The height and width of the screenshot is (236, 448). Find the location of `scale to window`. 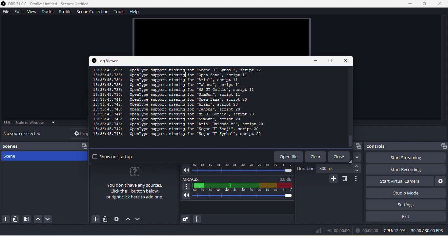

scale to window is located at coordinates (39, 123).